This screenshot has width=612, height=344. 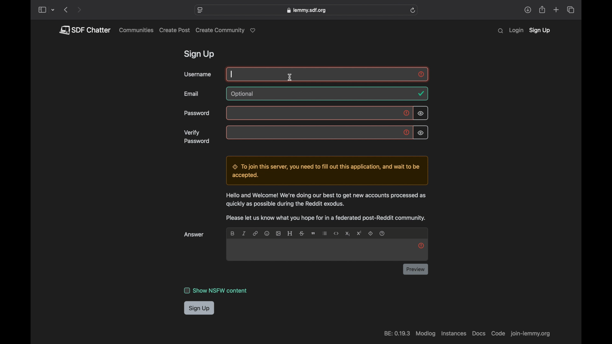 I want to click on show tab overview, so click(x=570, y=10).